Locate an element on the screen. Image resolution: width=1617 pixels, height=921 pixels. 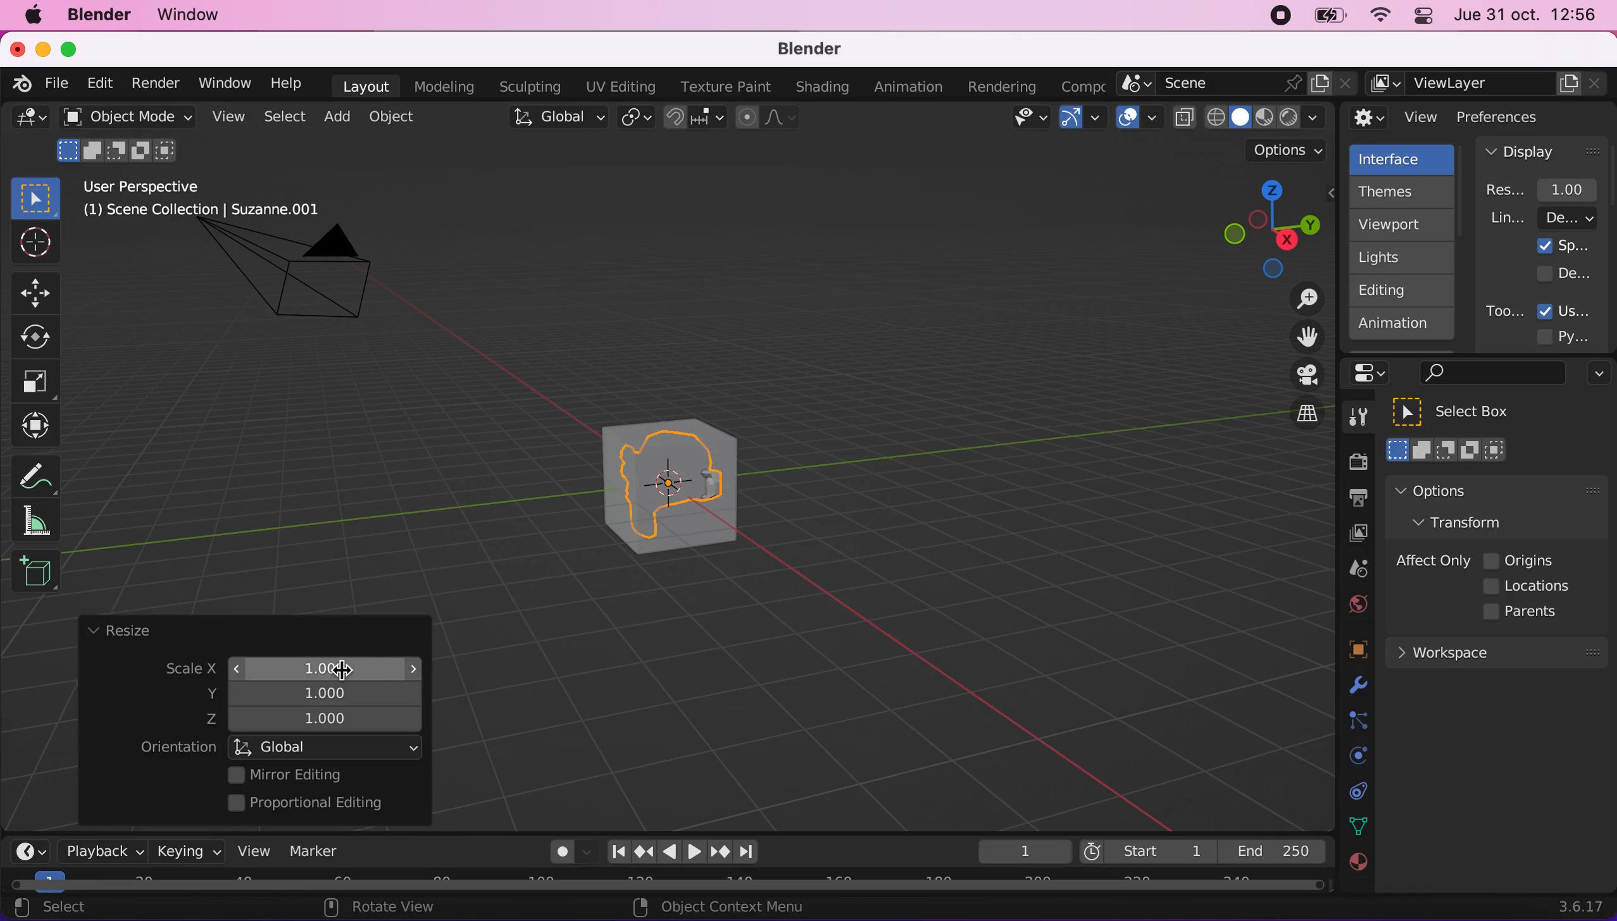
switch the current view is located at coordinates (1294, 424).